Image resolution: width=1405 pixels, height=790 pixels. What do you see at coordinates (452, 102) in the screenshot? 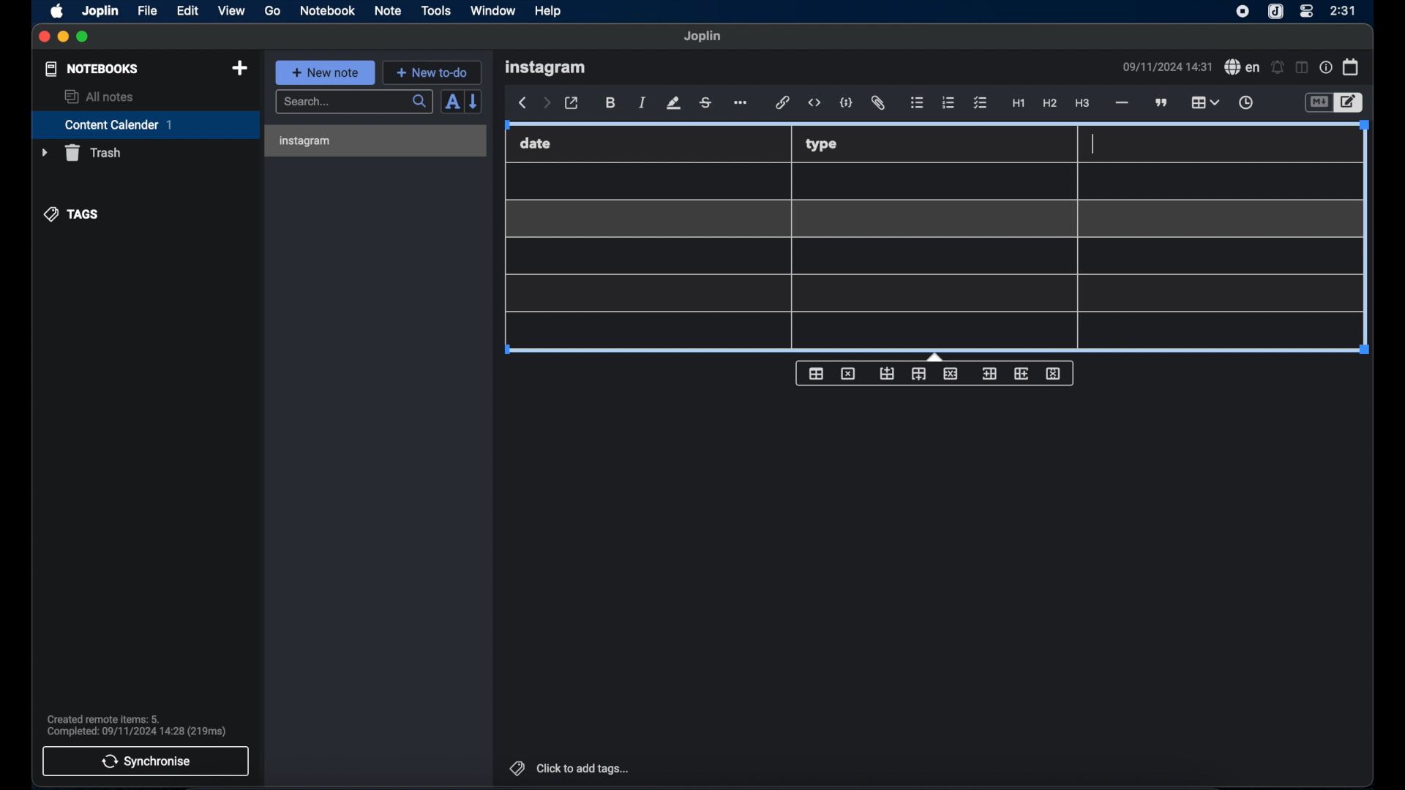
I see `toggle sort order field` at bounding box center [452, 102].